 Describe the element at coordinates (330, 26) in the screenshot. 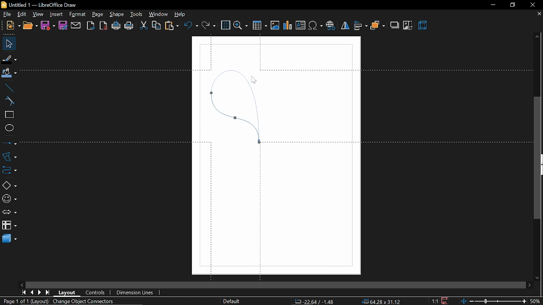

I see `Insert hyperlink` at that location.